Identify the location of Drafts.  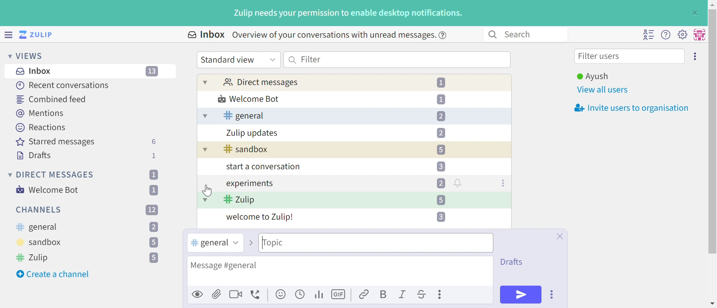
(513, 261).